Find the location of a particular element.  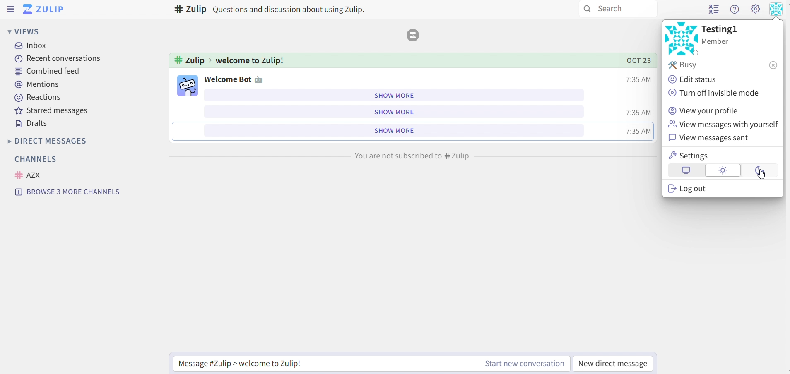

reactions is located at coordinates (39, 97).